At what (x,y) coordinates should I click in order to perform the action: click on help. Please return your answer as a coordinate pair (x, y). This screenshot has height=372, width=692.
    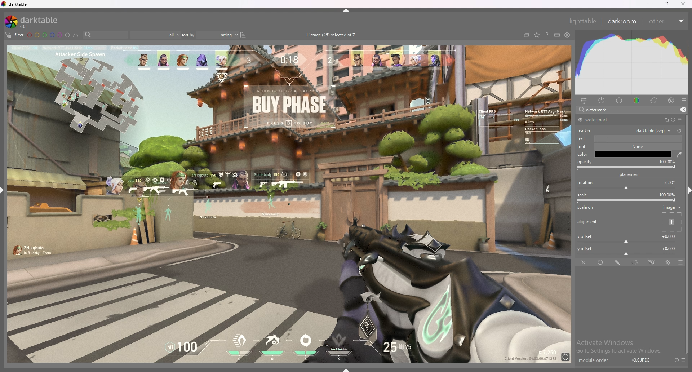
    Looking at the image, I should click on (547, 36).